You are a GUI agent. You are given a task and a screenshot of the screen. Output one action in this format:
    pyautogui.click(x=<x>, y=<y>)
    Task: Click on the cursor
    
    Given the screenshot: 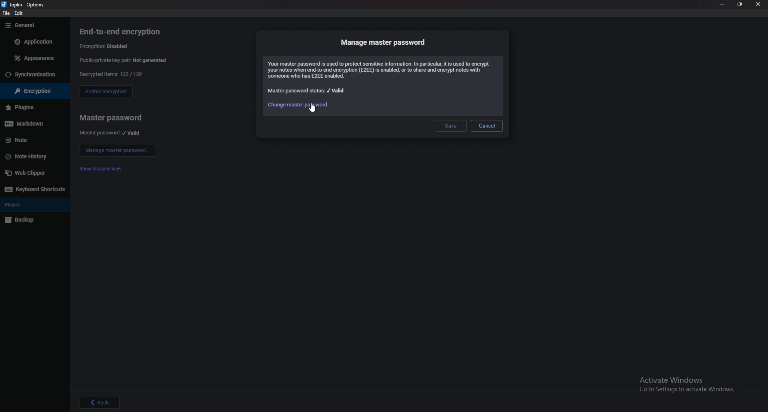 What is the action you would take?
    pyautogui.click(x=312, y=108)
    